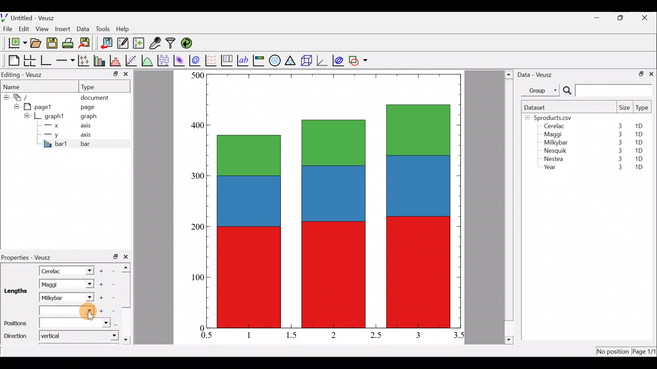 Image resolution: width=657 pixels, height=369 pixels. I want to click on Nestea, so click(554, 159).